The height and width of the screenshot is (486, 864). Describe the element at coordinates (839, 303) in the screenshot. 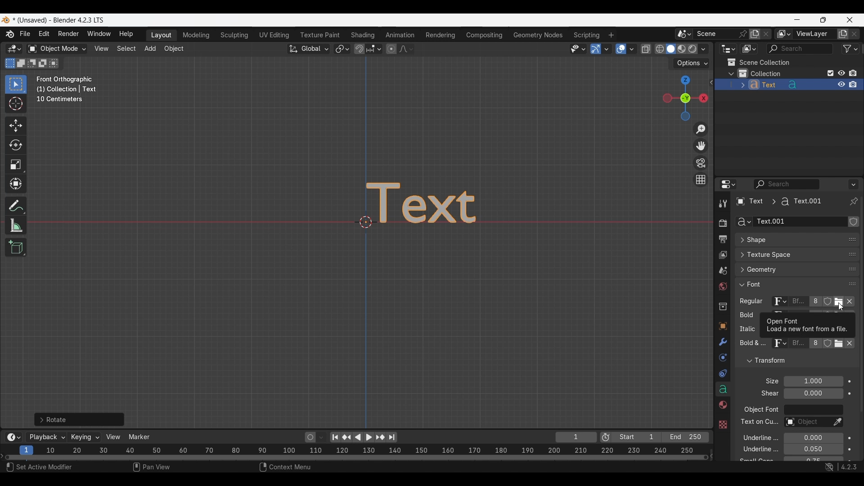

I see `Open Font for respective attribute` at that location.